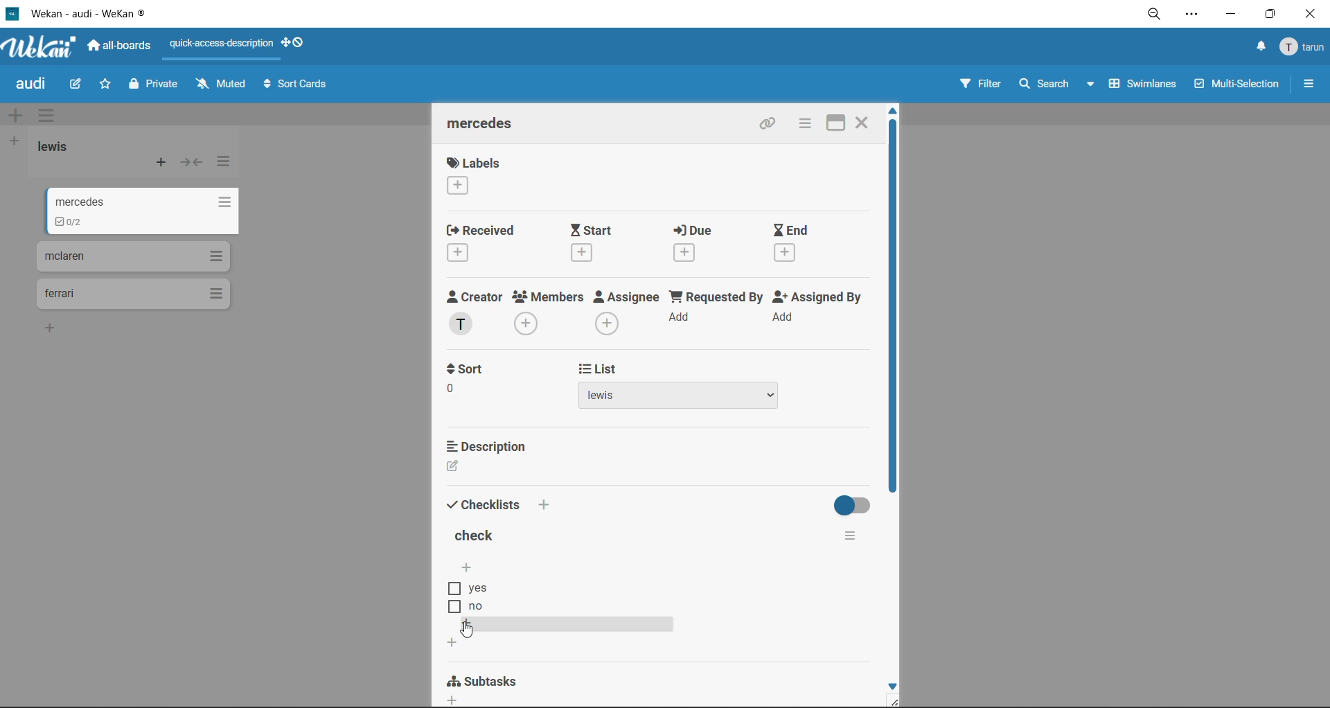 This screenshot has height=708, width=1330. What do you see at coordinates (468, 631) in the screenshot?
I see `cursor` at bounding box center [468, 631].